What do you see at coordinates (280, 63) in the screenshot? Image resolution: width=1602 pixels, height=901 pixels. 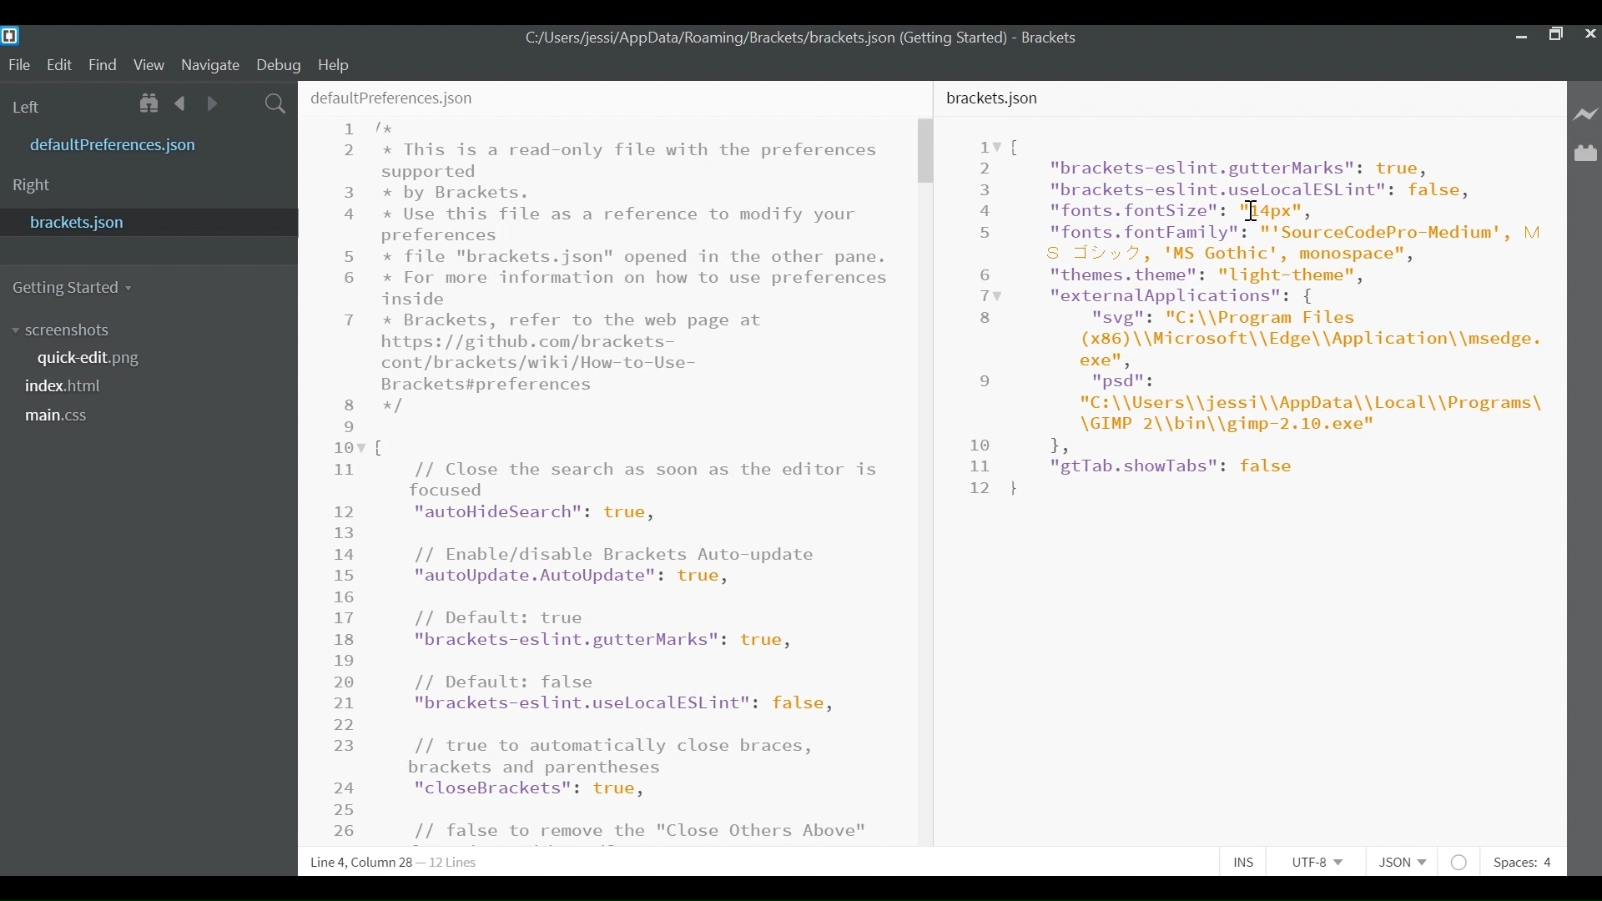 I see `Debug` at bounding box center [280, 63].